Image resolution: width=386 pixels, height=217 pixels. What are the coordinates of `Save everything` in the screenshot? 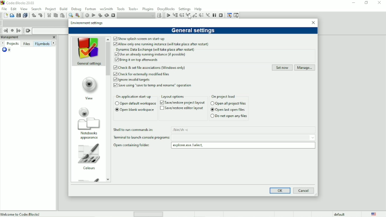 It's located at (25, 16).